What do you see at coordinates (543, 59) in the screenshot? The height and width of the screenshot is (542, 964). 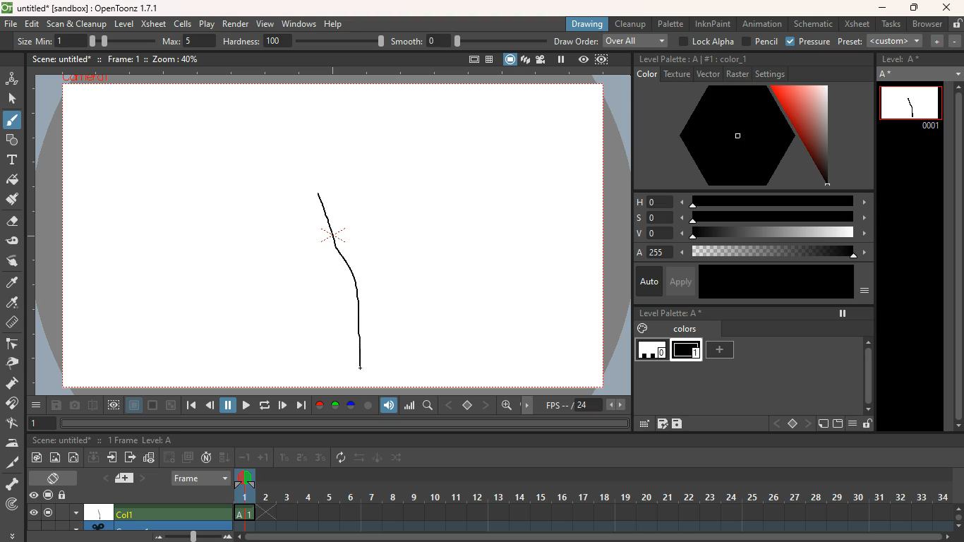 I see `film` at bounding box center [543, 59].